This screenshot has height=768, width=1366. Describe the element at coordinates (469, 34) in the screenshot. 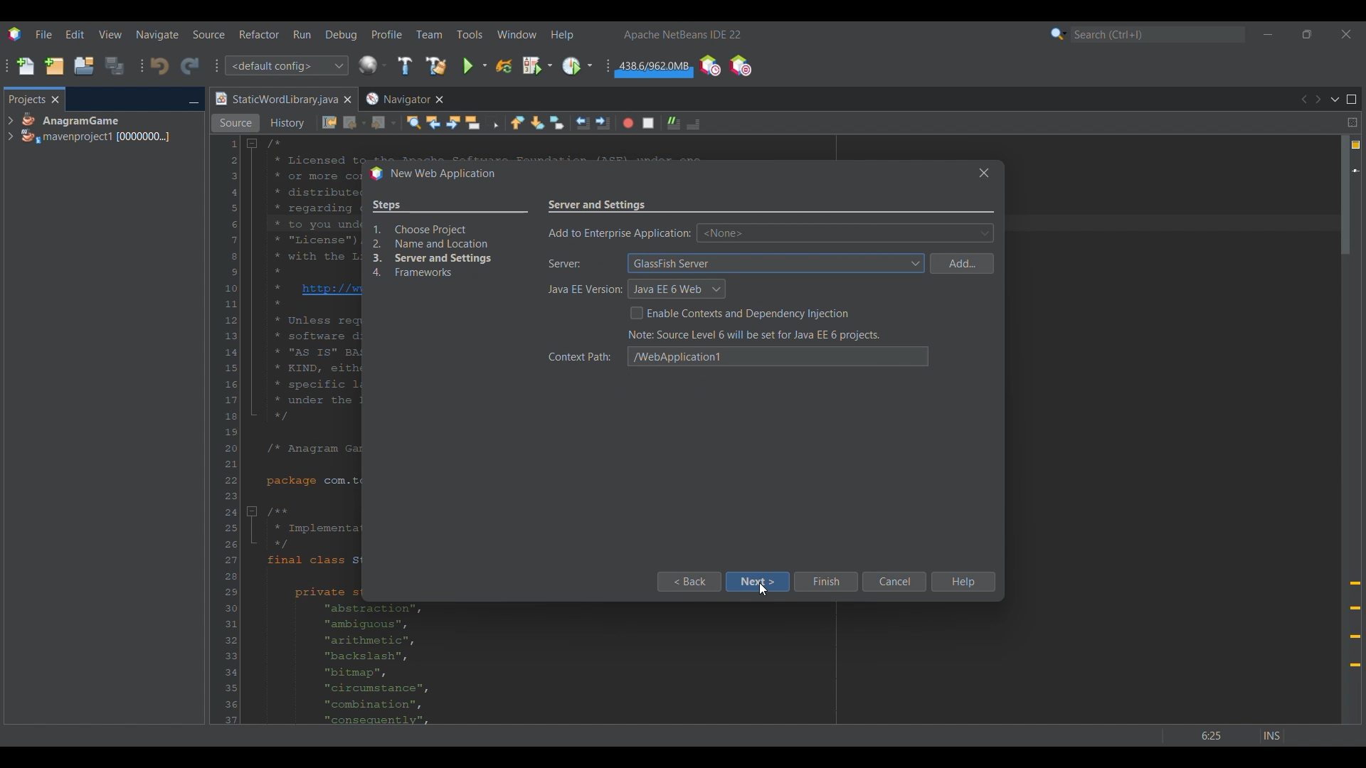

I see `Tools menu` at that location.